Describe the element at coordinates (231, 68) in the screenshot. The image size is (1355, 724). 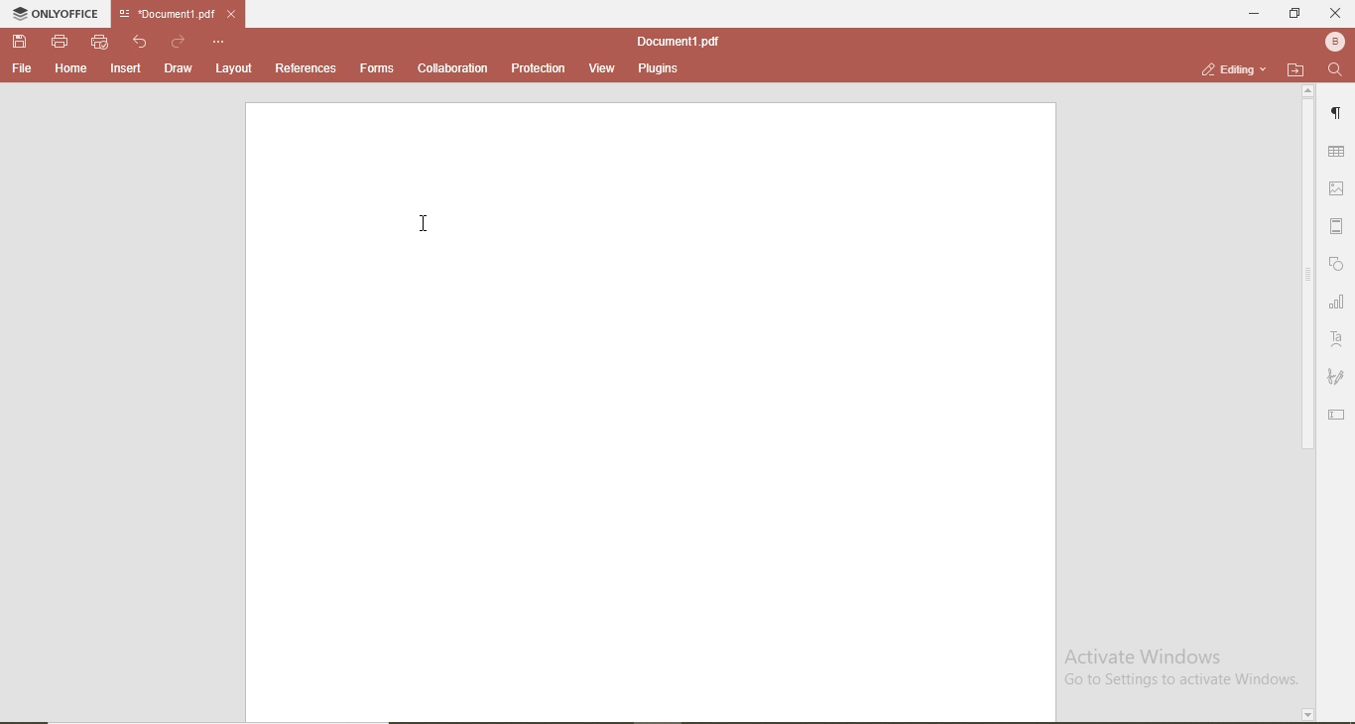
I see `layout` at that location.